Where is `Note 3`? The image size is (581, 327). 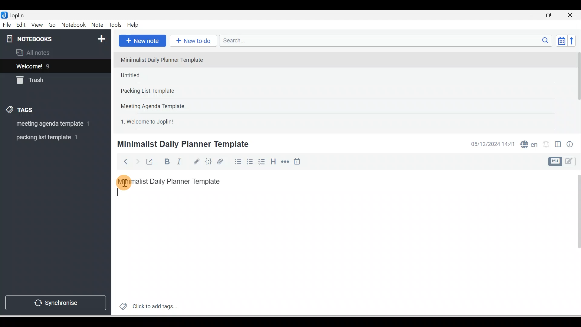
Note 3 is located at coordinates (167, 91).